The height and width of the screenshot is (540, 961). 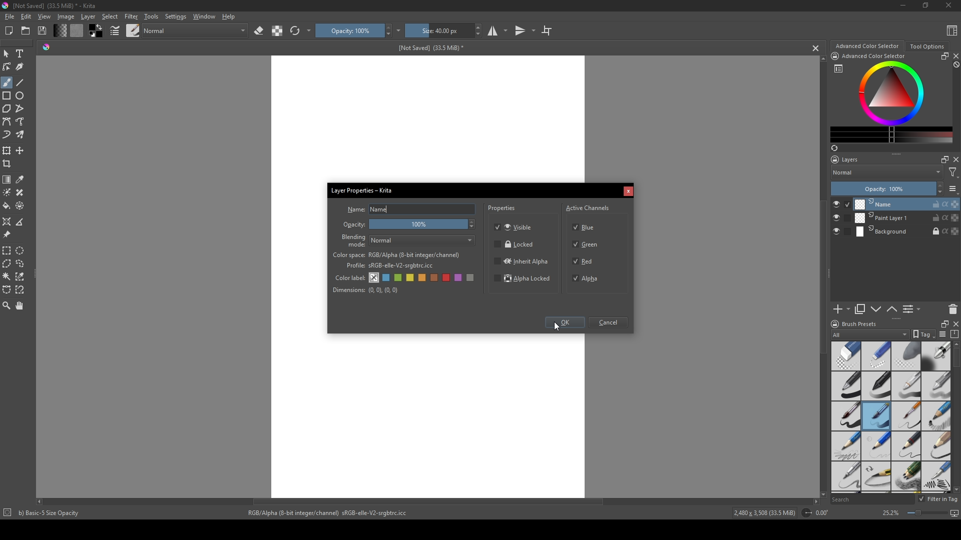 I want to click on Alpha Locked, so click(x=523, y=279).